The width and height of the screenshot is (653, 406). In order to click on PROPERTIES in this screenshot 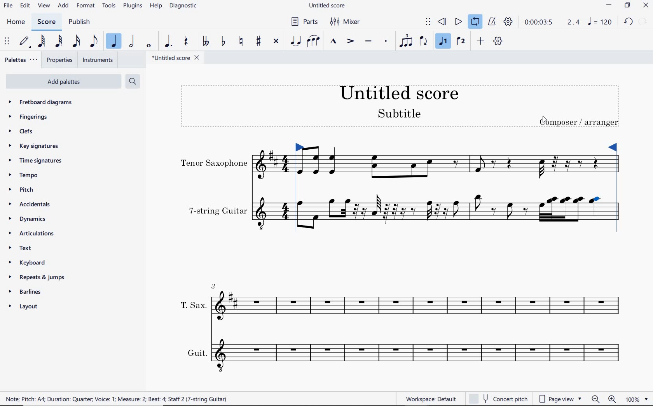, I will do `click(61, 60)`.